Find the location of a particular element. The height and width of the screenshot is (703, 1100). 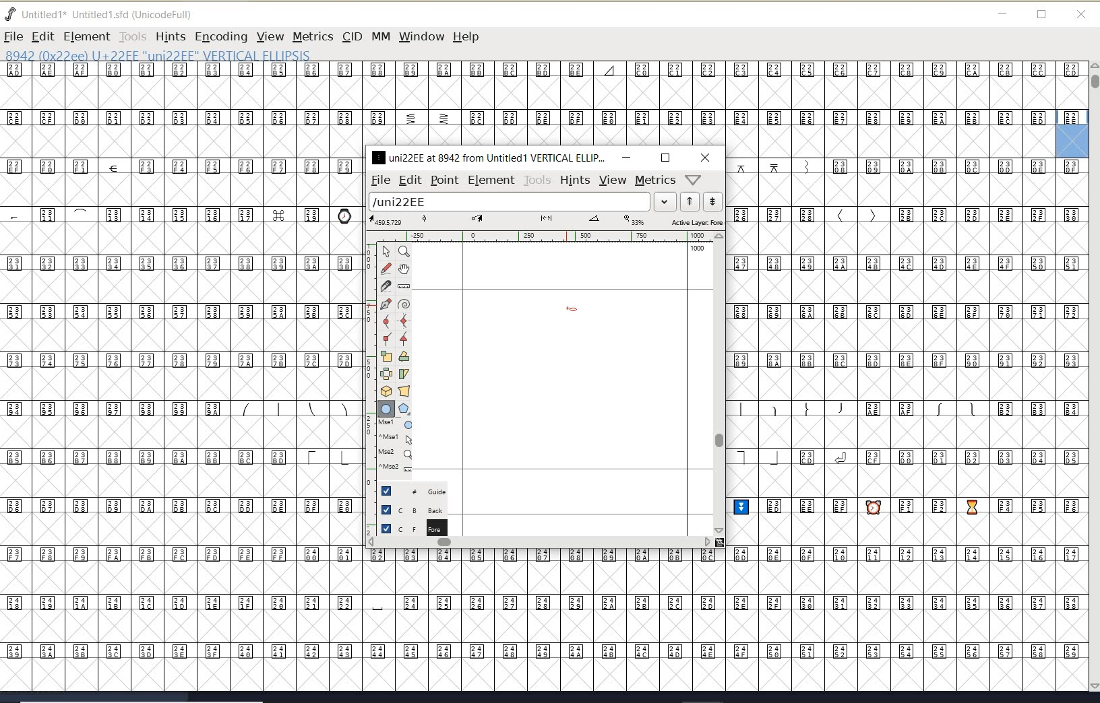

cursor events on the open new outline window is located at coordinates (397, 446).